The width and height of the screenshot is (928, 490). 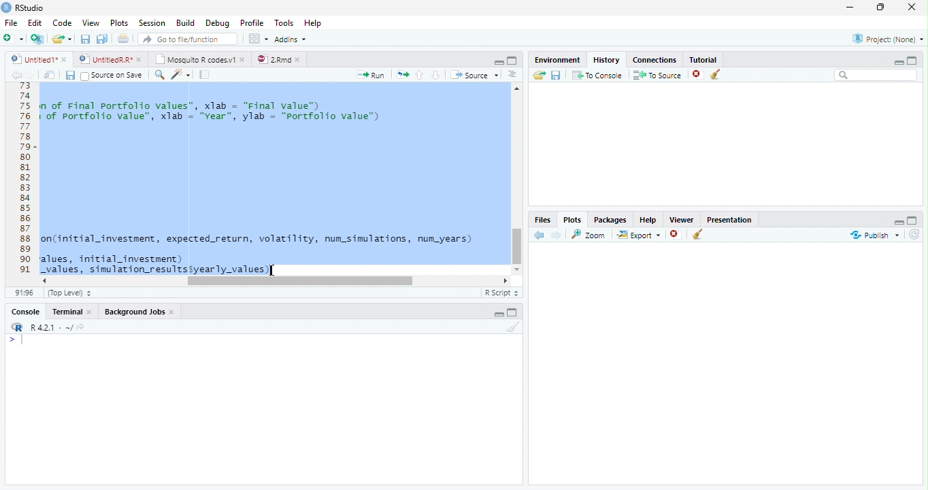 I want to click on Project: (None), so click(x=885, y=39).